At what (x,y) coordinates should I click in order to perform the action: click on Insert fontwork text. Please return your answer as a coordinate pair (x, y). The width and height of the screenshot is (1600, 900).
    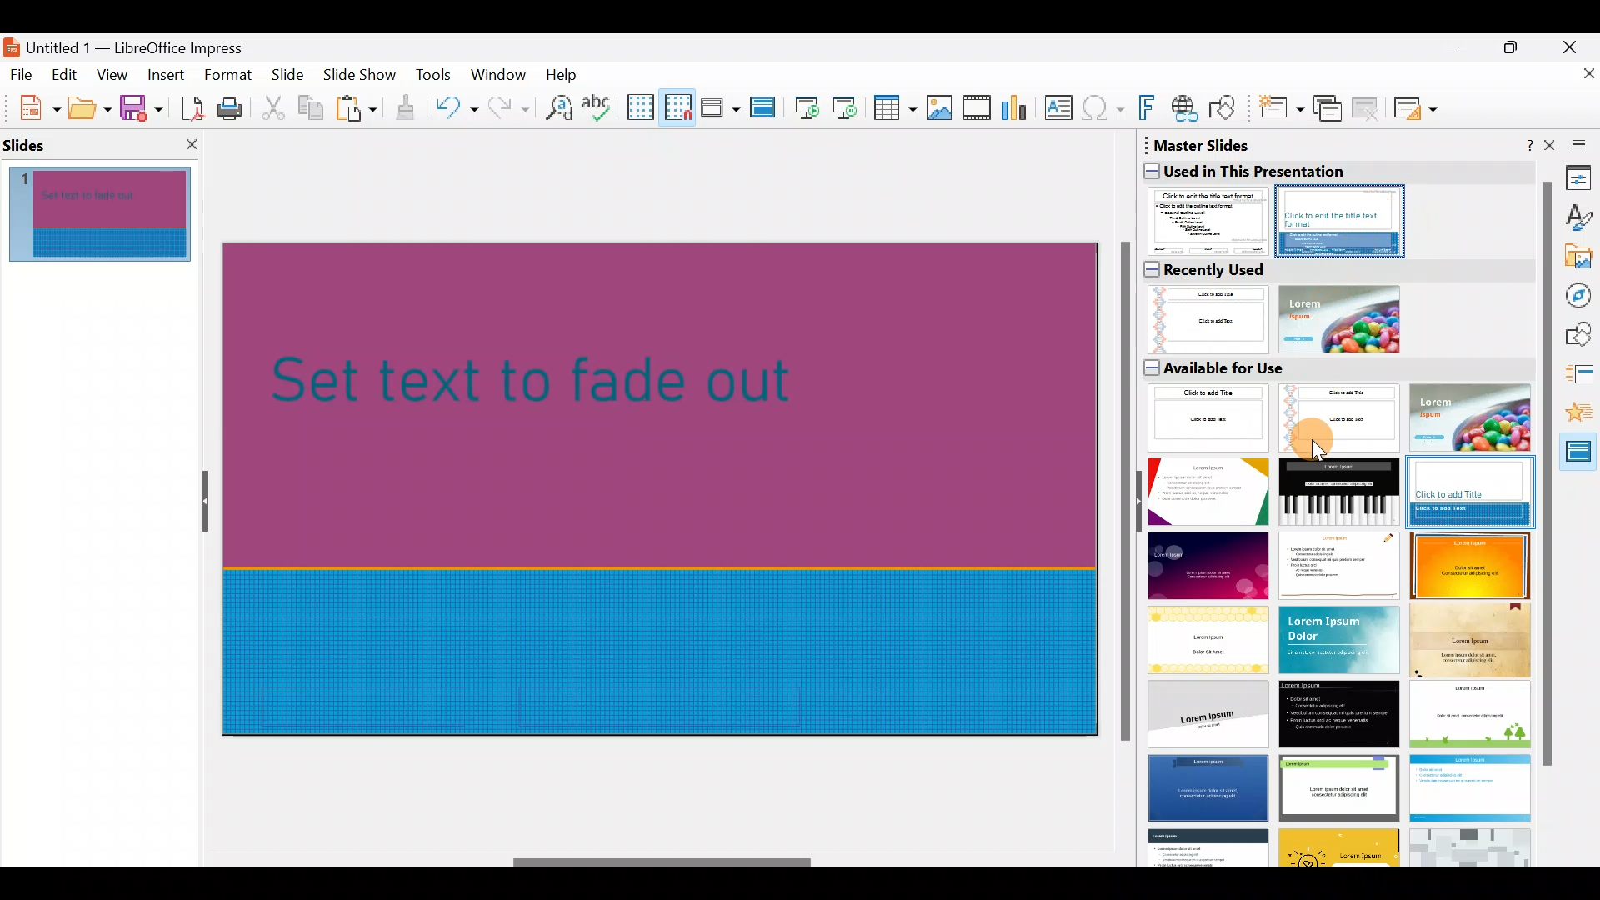
    Looking at the image, I should click on (1149, 111).